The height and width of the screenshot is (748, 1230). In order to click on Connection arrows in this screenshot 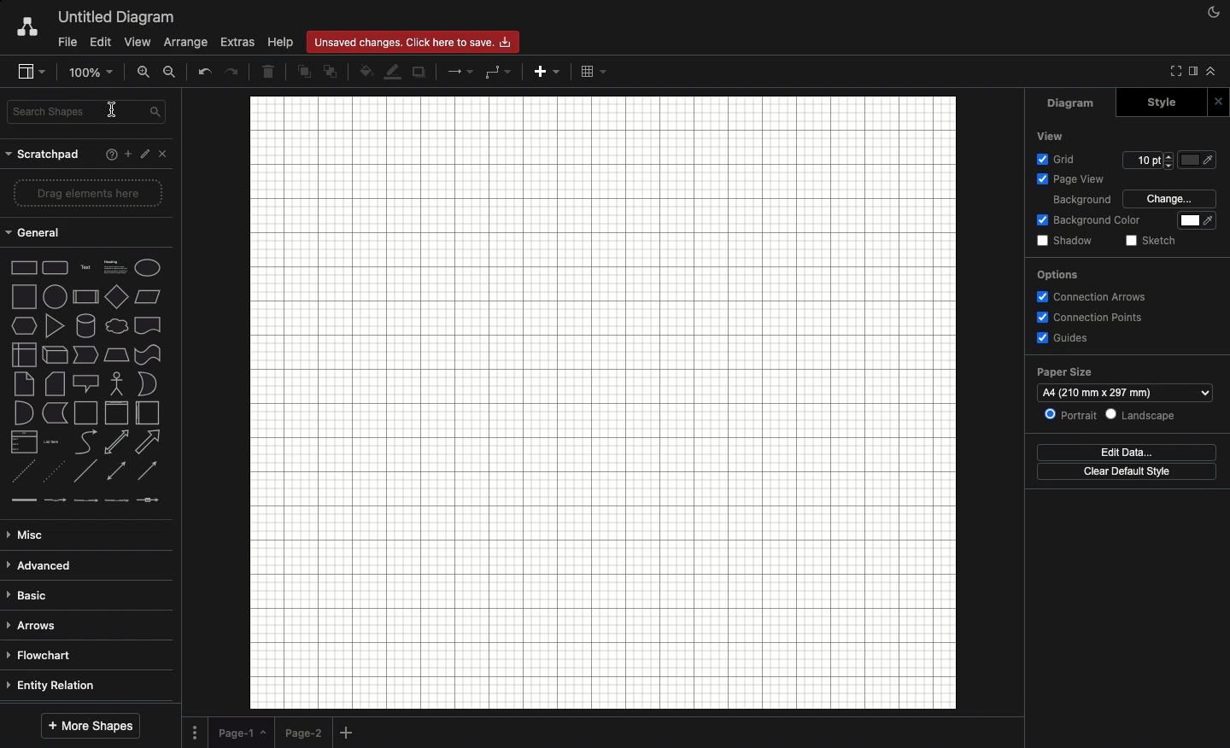, I will do `click(1091, 295)`.